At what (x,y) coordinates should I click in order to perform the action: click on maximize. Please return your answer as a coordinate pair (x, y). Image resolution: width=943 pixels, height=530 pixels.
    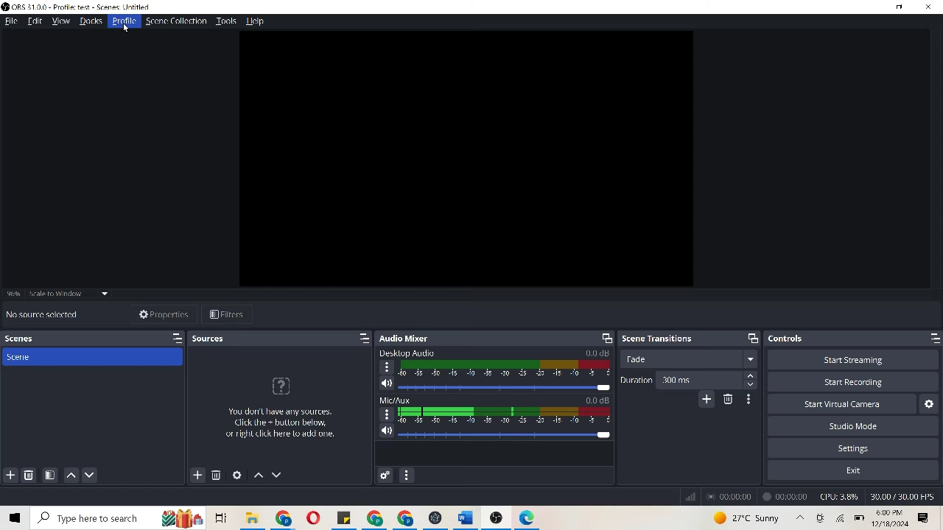
    Looking at the image, I should click on (929, 338).